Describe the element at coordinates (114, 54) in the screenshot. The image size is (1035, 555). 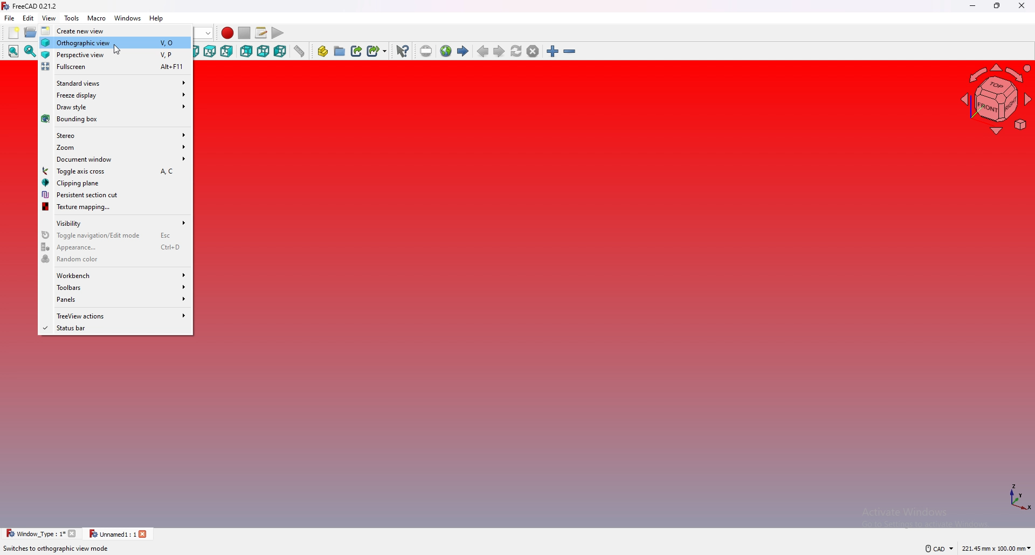
I see `perspective view` at that location.